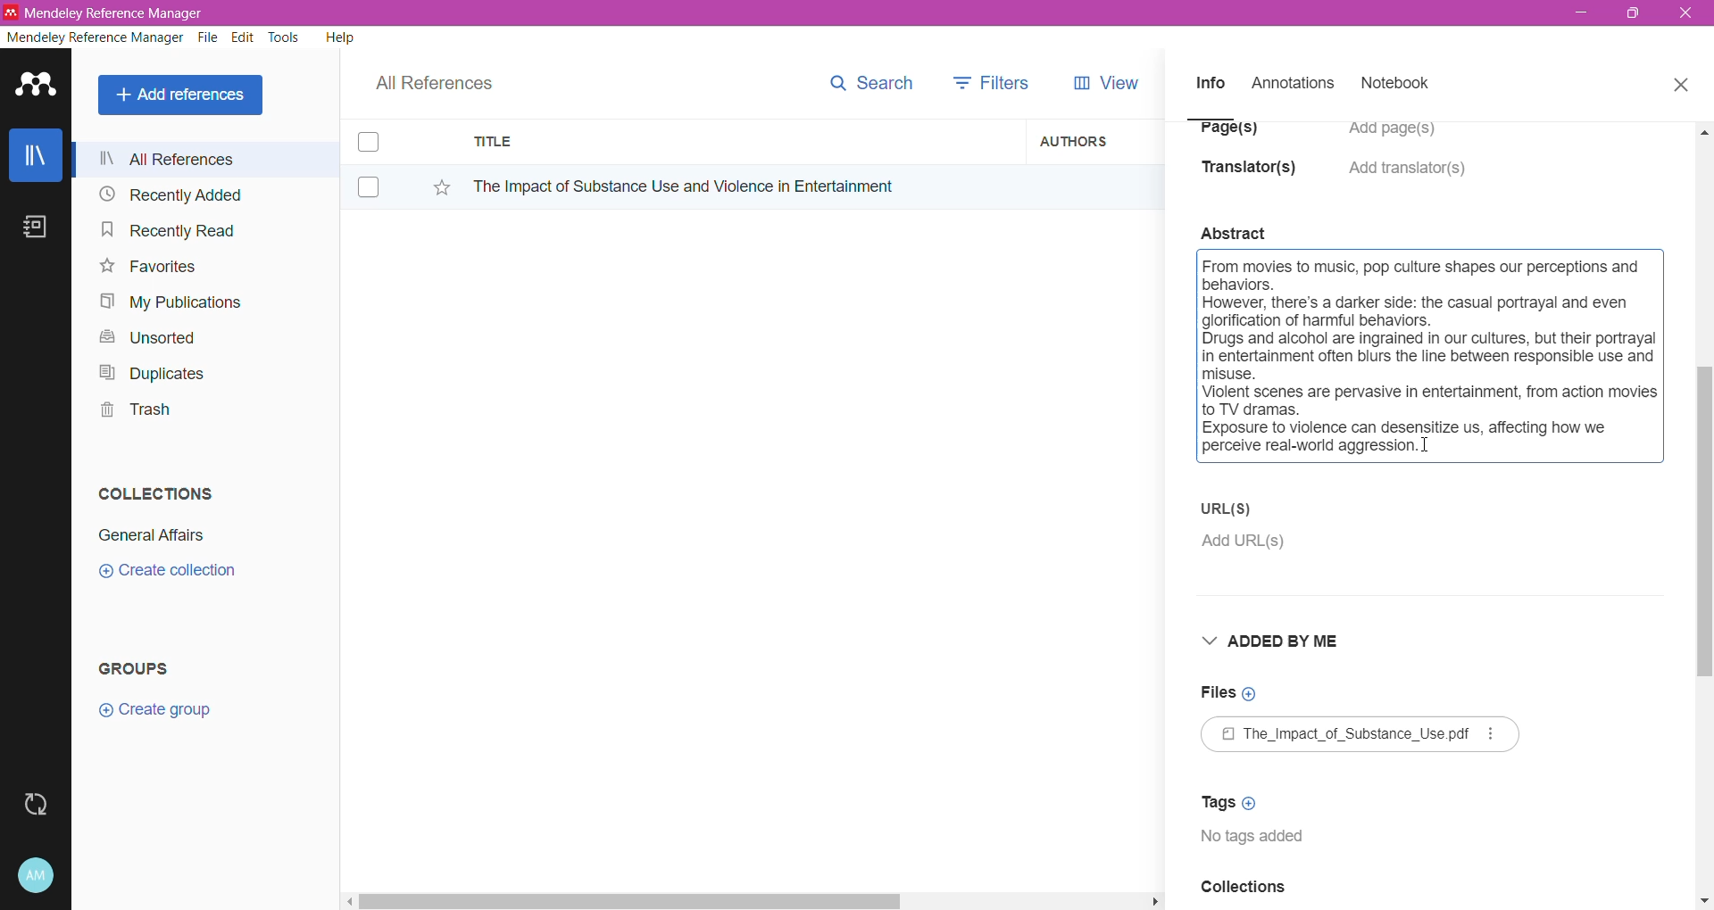 The width and height of the screenshot is (1714, 910). What do you see at coordinates (151, 490) in the screenshot?
I see `Collections` at bounding box center [151, 490].